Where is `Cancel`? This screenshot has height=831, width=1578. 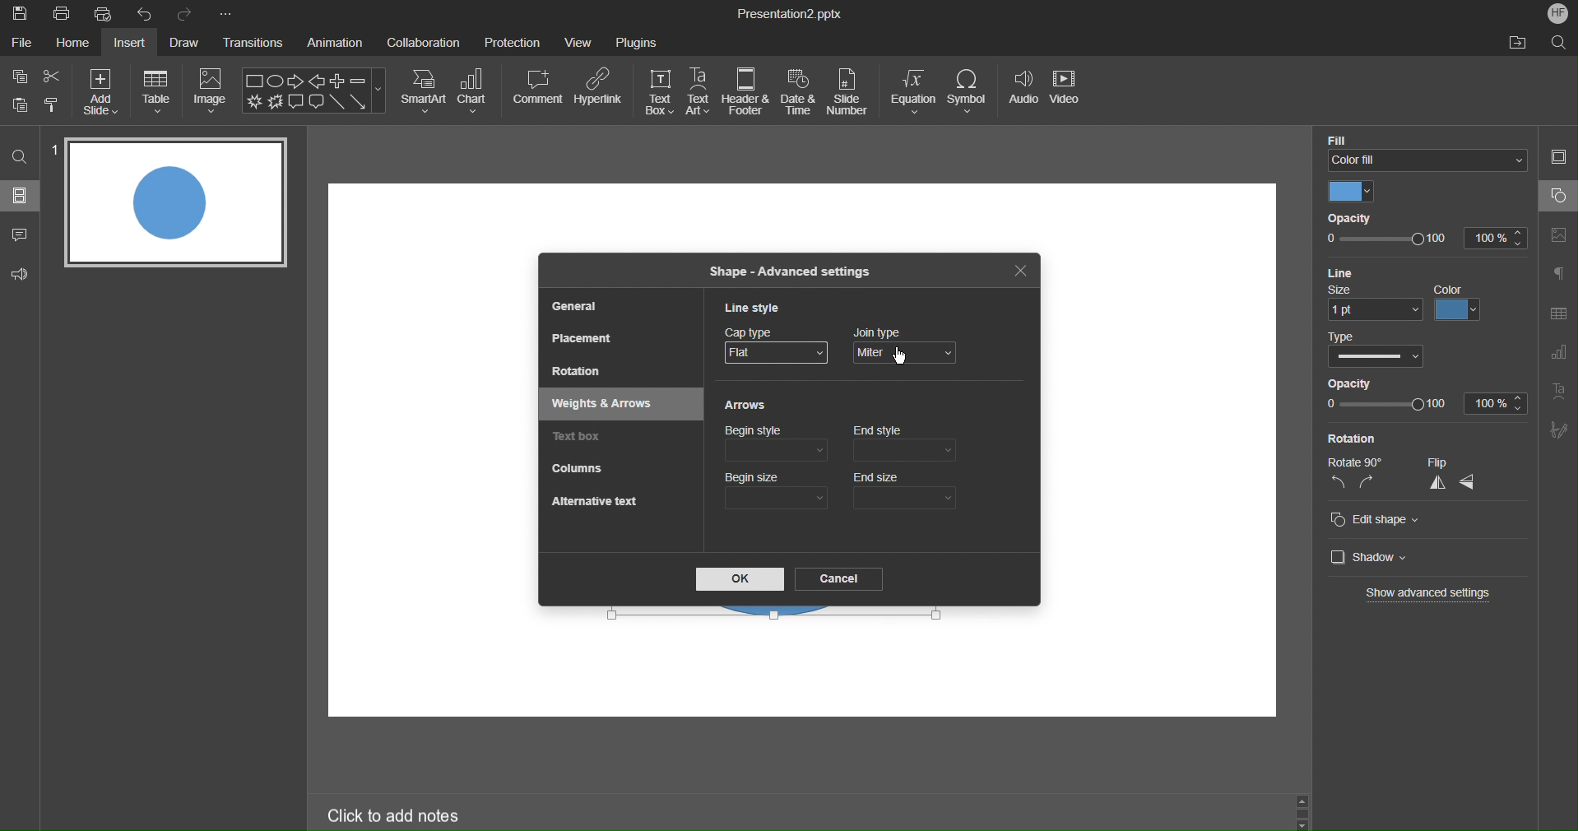 Cancel is located at coordinates (838, 579).